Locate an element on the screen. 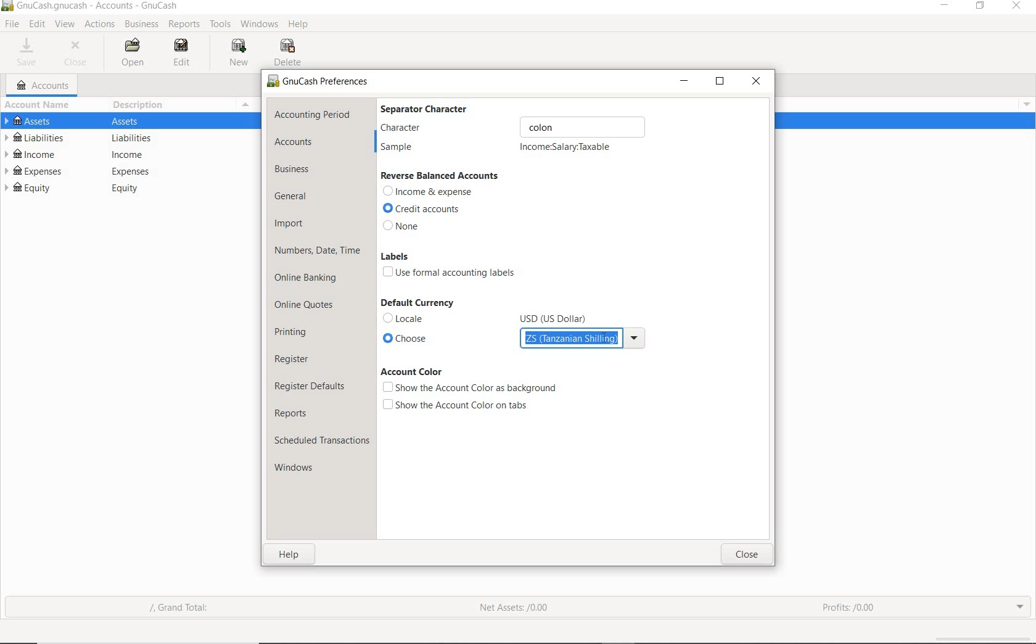 This screenshot has width=1036, height=644.  is located at coordinates (577, 126).